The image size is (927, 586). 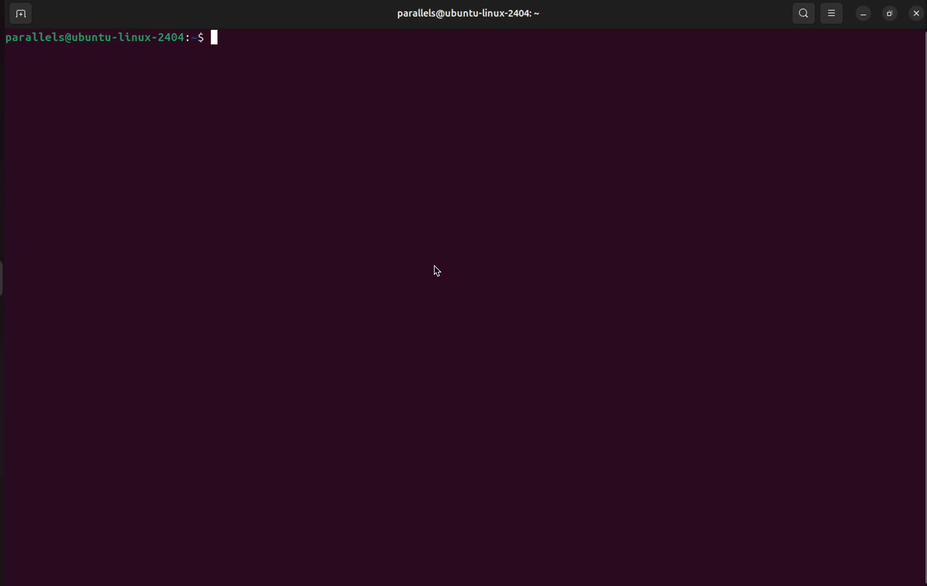 I want to click on user profile, so click(x=466, y=13).